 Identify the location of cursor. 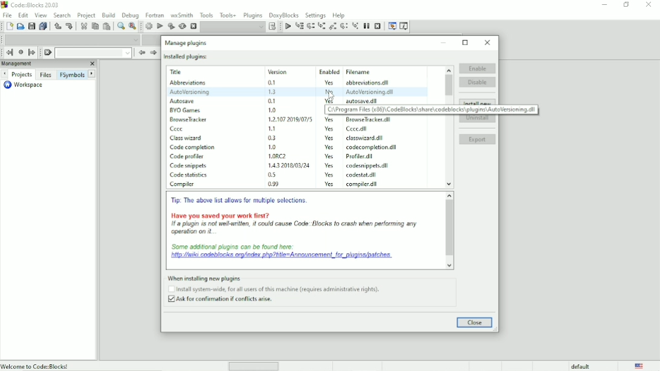
(332, 95).